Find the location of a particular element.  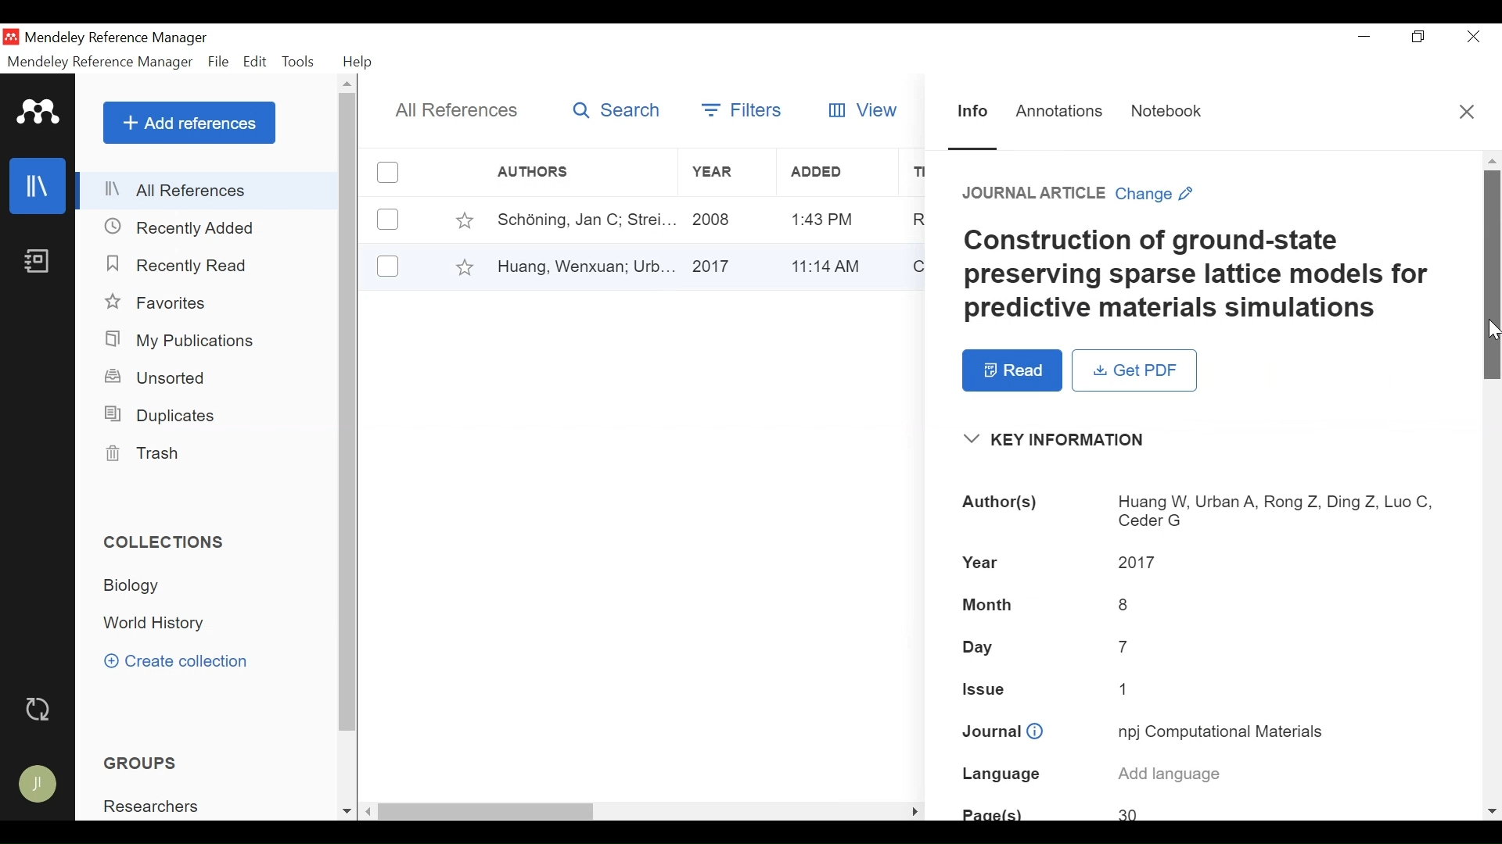

(un)select all is located at coordinates (388, 173).